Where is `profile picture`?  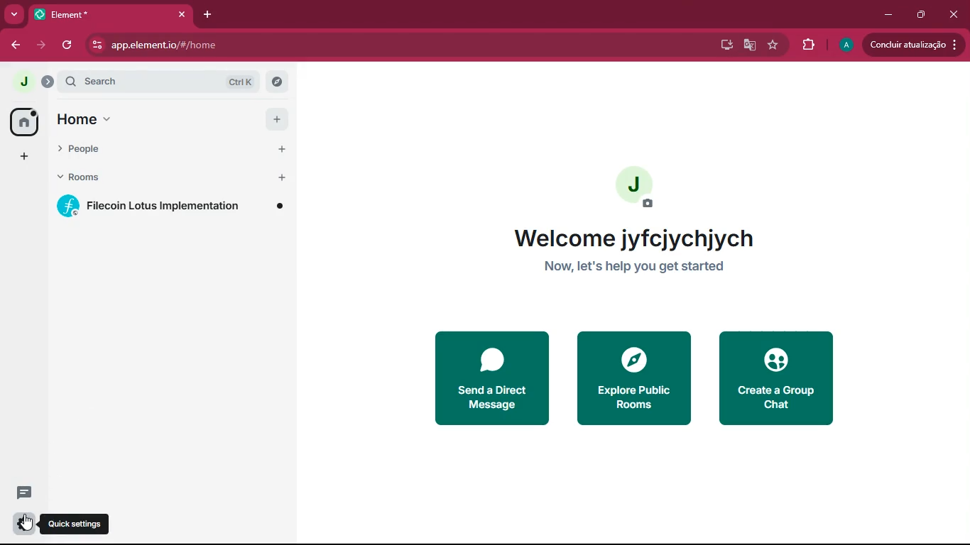
profile picture is located at coordinates (26, 82).